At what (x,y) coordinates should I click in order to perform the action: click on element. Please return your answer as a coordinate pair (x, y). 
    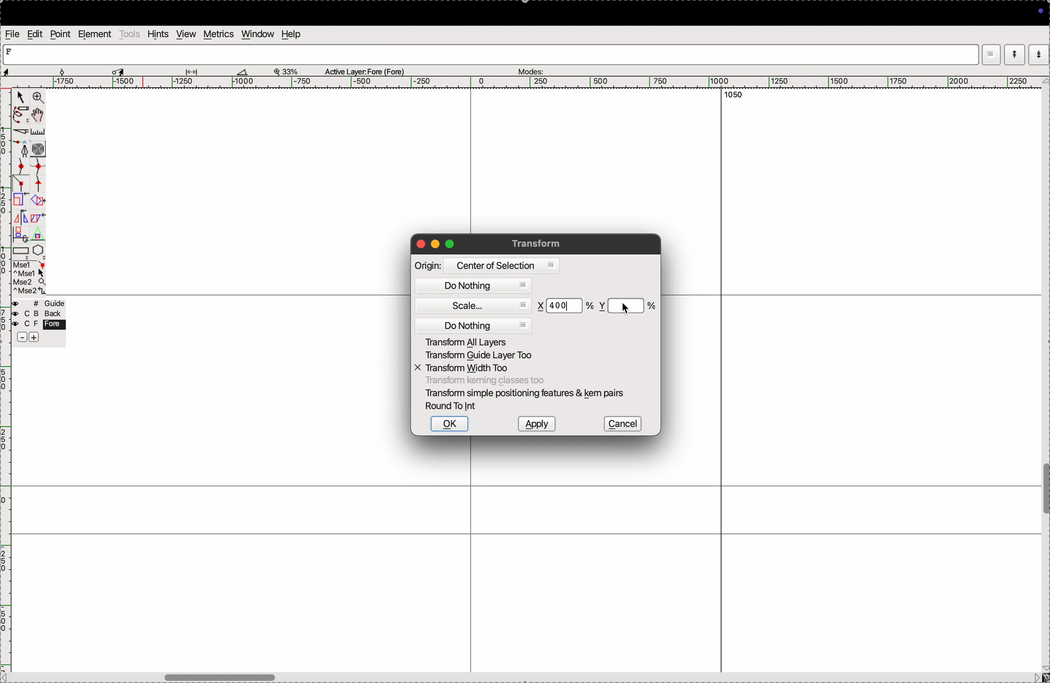
    Looking at the image, I should click on (94, 34).